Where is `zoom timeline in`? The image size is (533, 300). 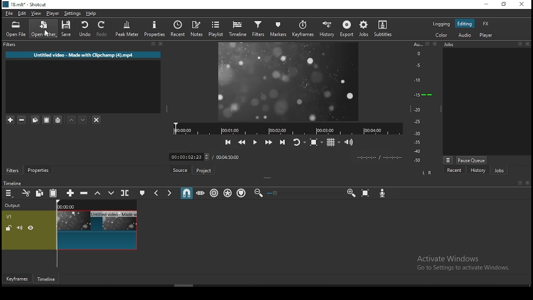
zoom timeline in is located at coordinates (351, 193).